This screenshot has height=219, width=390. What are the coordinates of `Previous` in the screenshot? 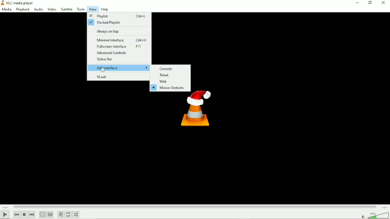 It's located at (17, 214).